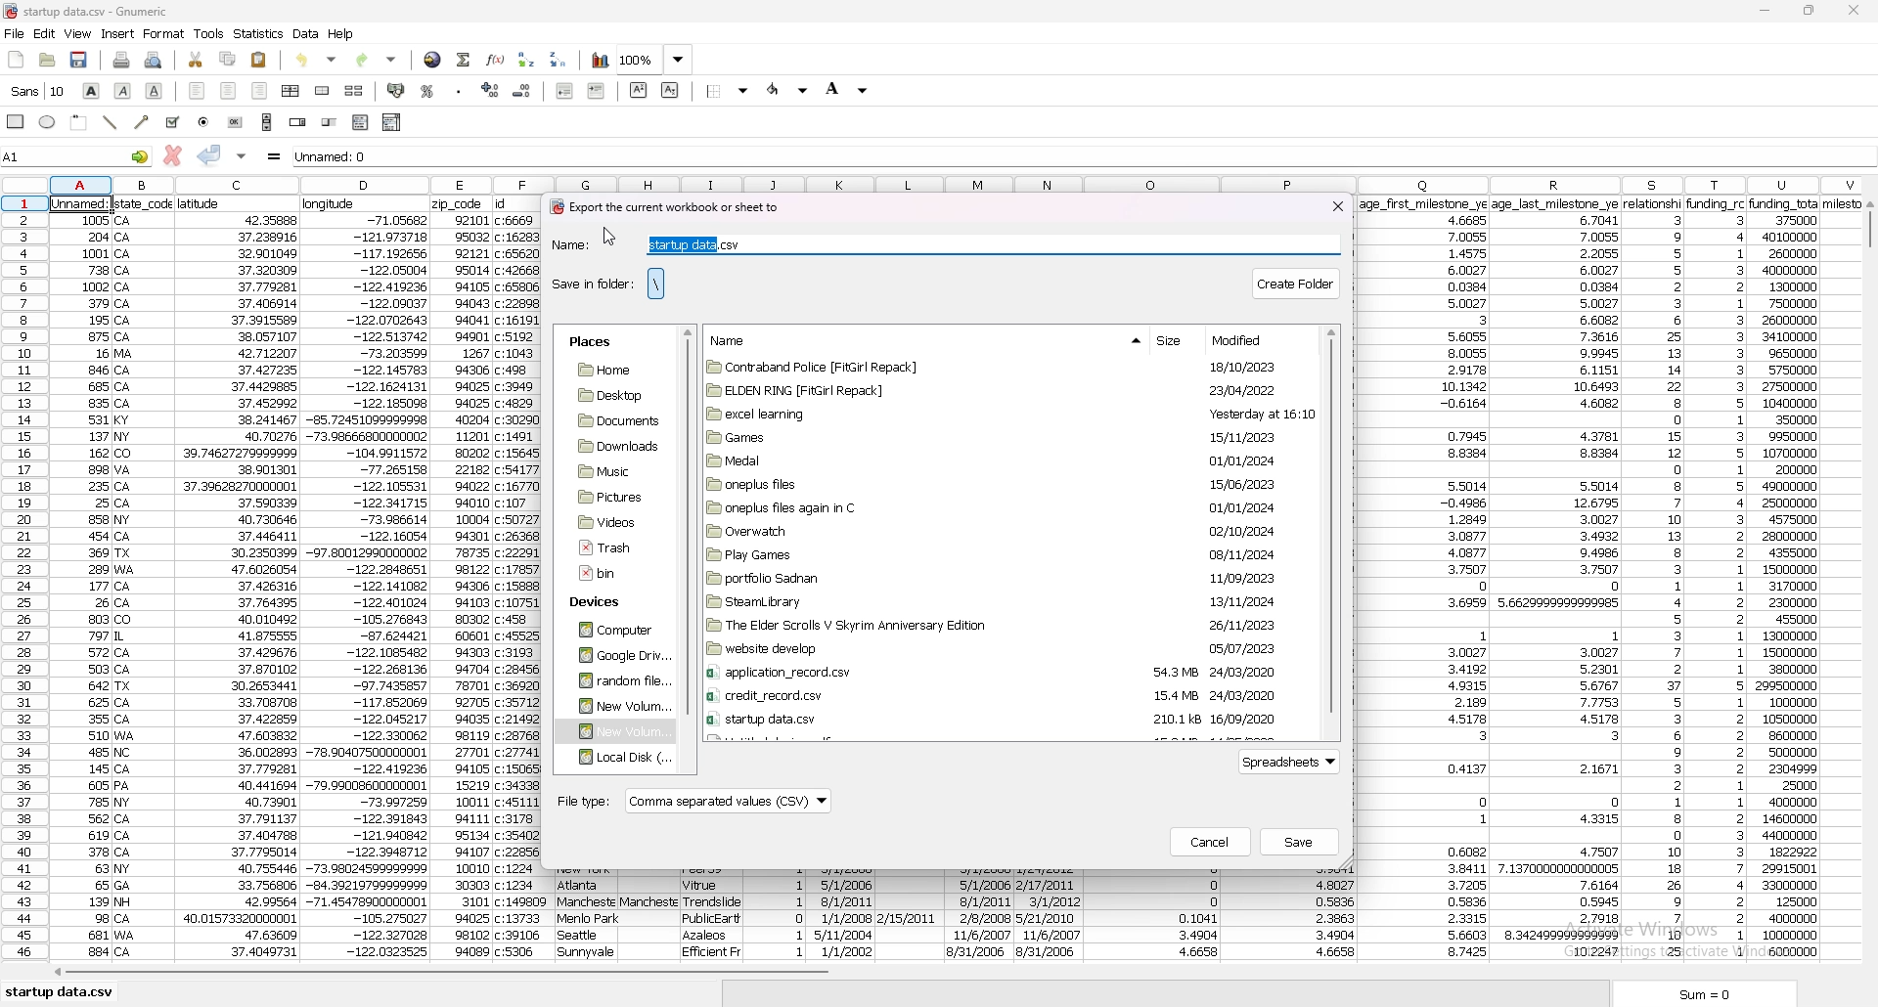  Describe the element at coordinates (1331, 532) in the screenshot. I see `scroll bar` at that location.